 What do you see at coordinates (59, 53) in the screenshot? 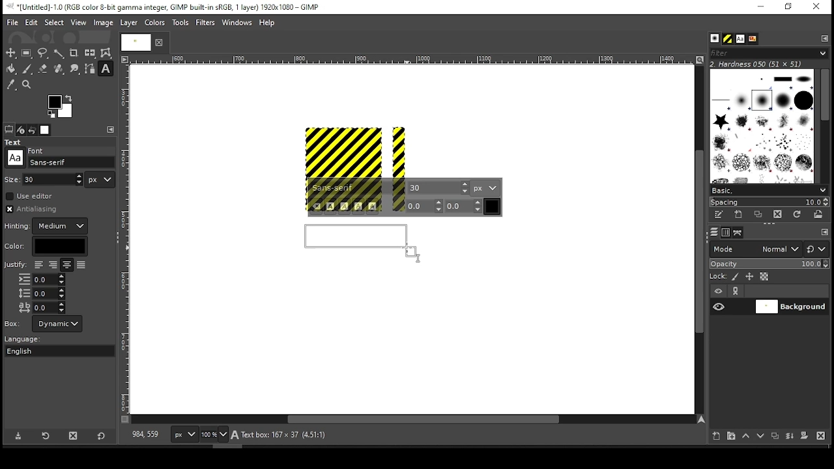
I see `fuzzy selection tool` at bounding box center [59, 53].